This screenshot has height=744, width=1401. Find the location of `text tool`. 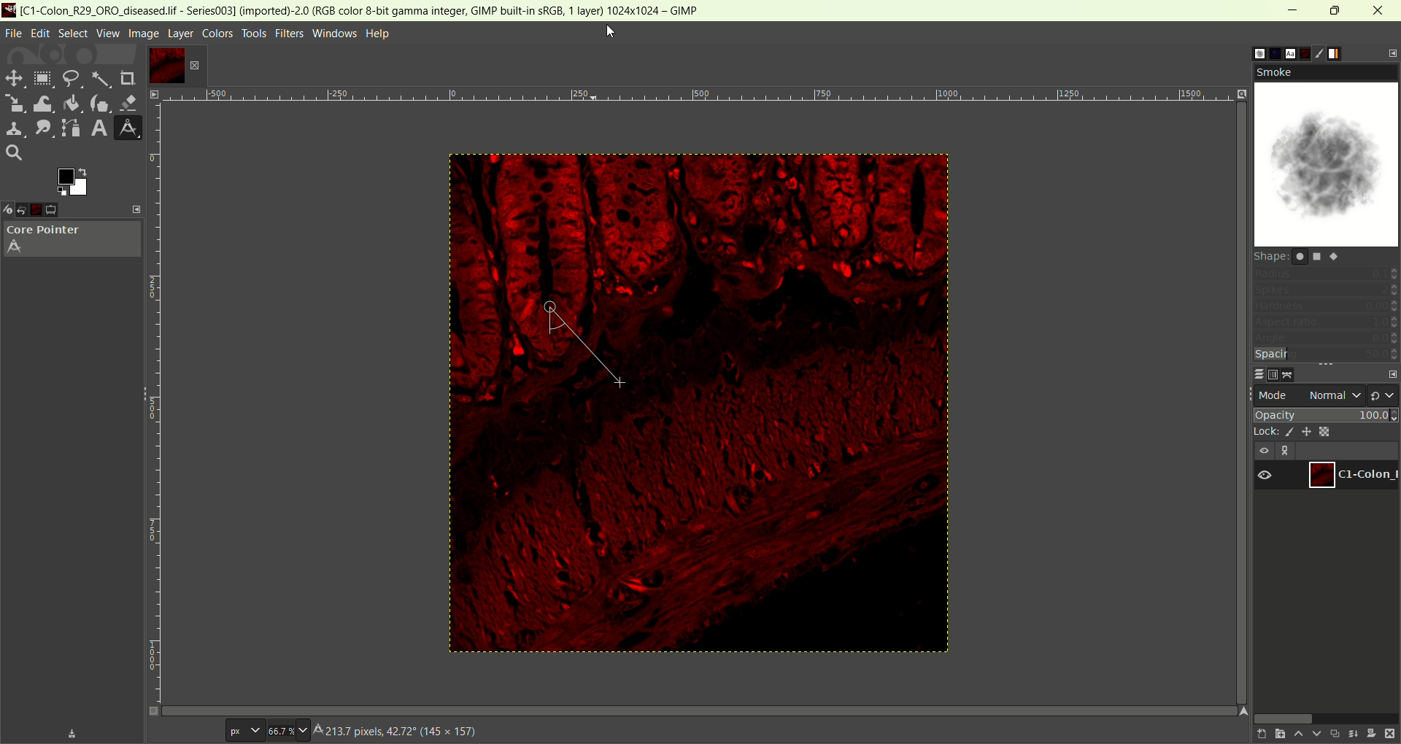

text tool is located at coordinates (98, 128).